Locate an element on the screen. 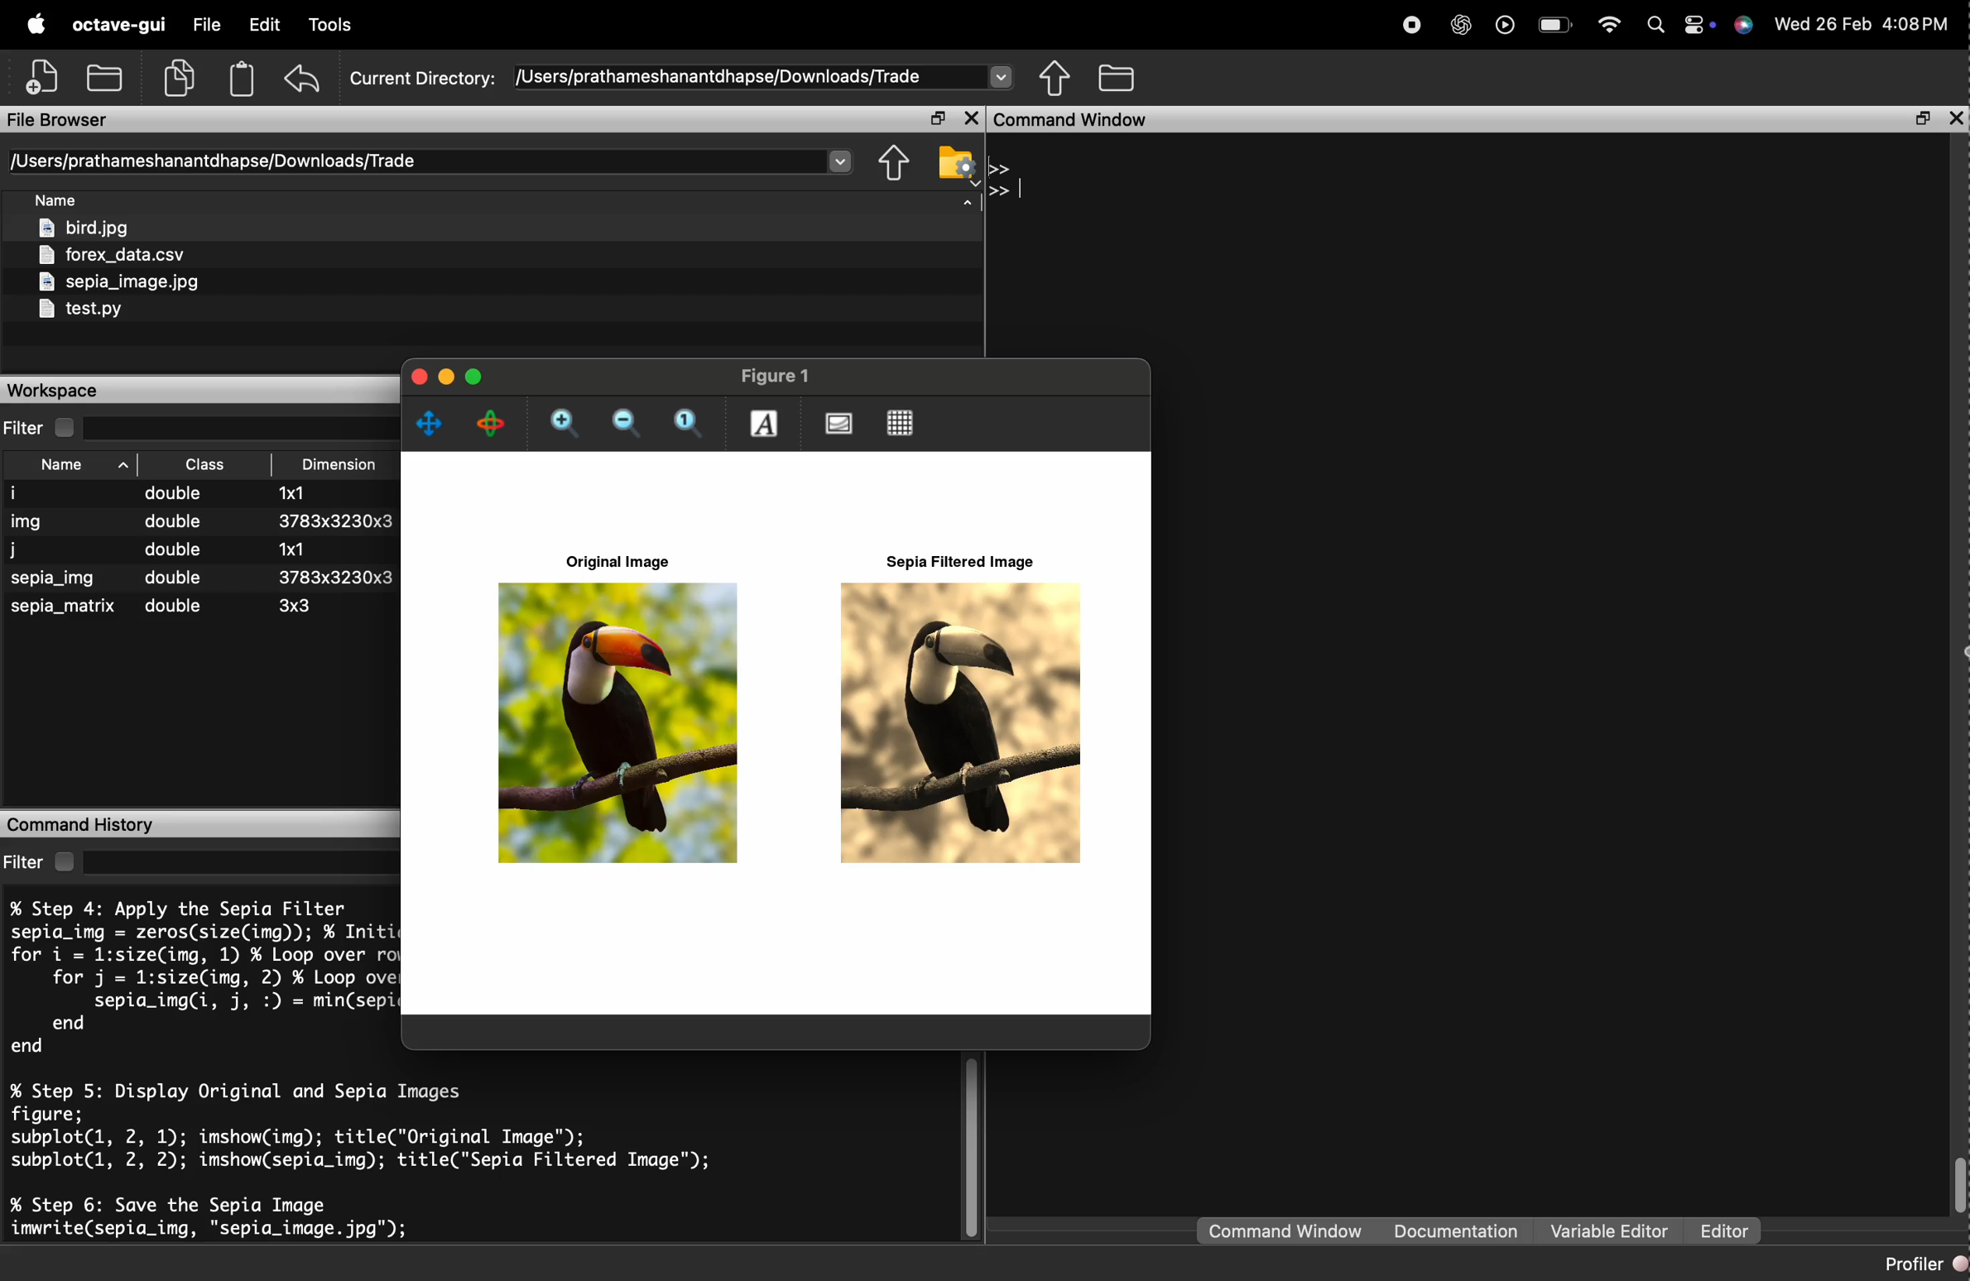  Edit is located at coordinates (262, 24).